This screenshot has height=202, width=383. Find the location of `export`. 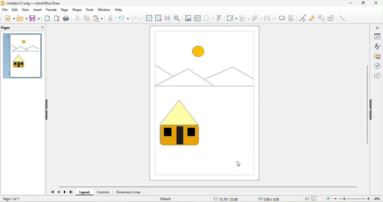

export is located at coordinates (47, 18).